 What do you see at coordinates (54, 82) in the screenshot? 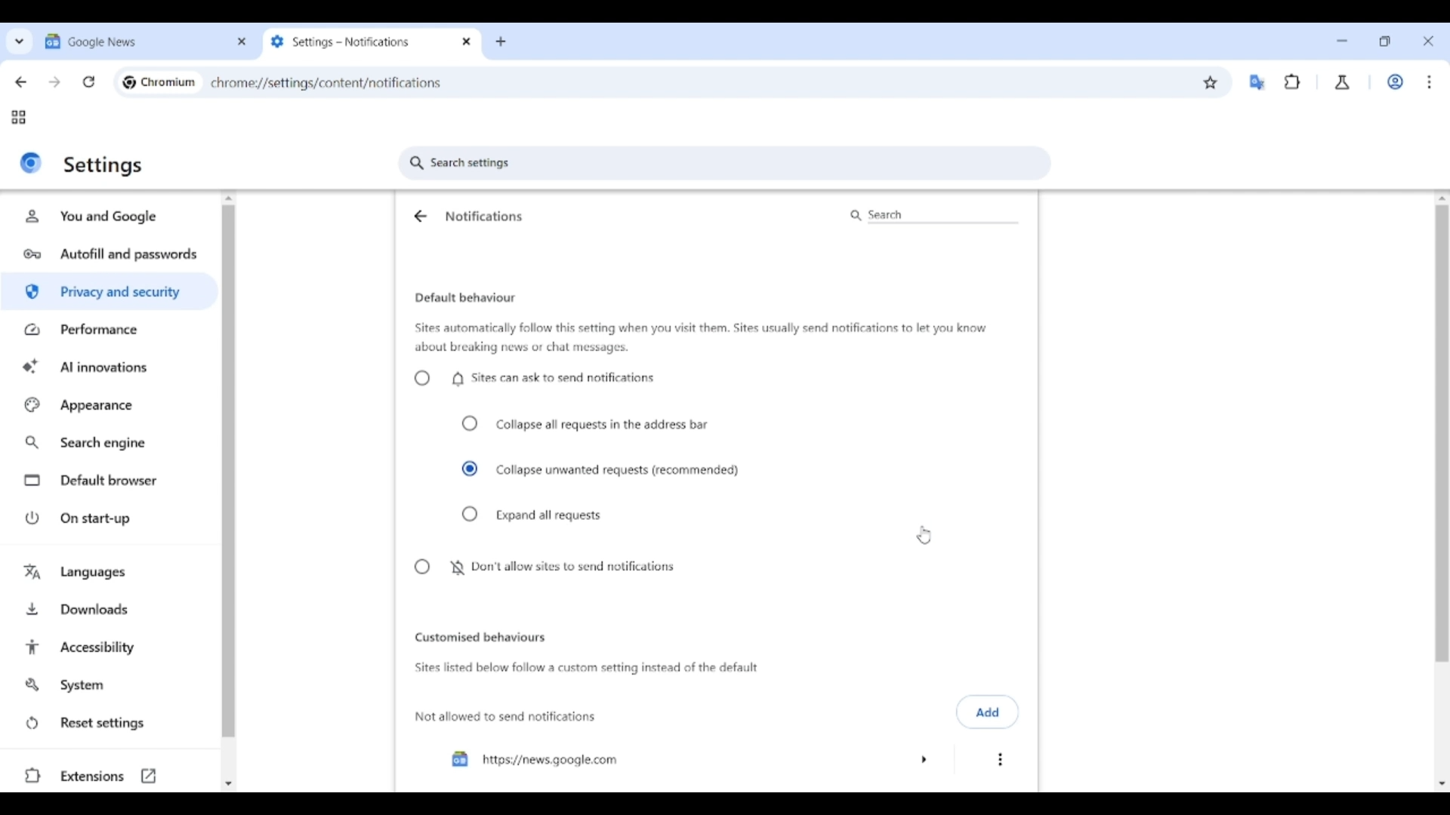
I see `Go forward` at bounding box center [54, 82].